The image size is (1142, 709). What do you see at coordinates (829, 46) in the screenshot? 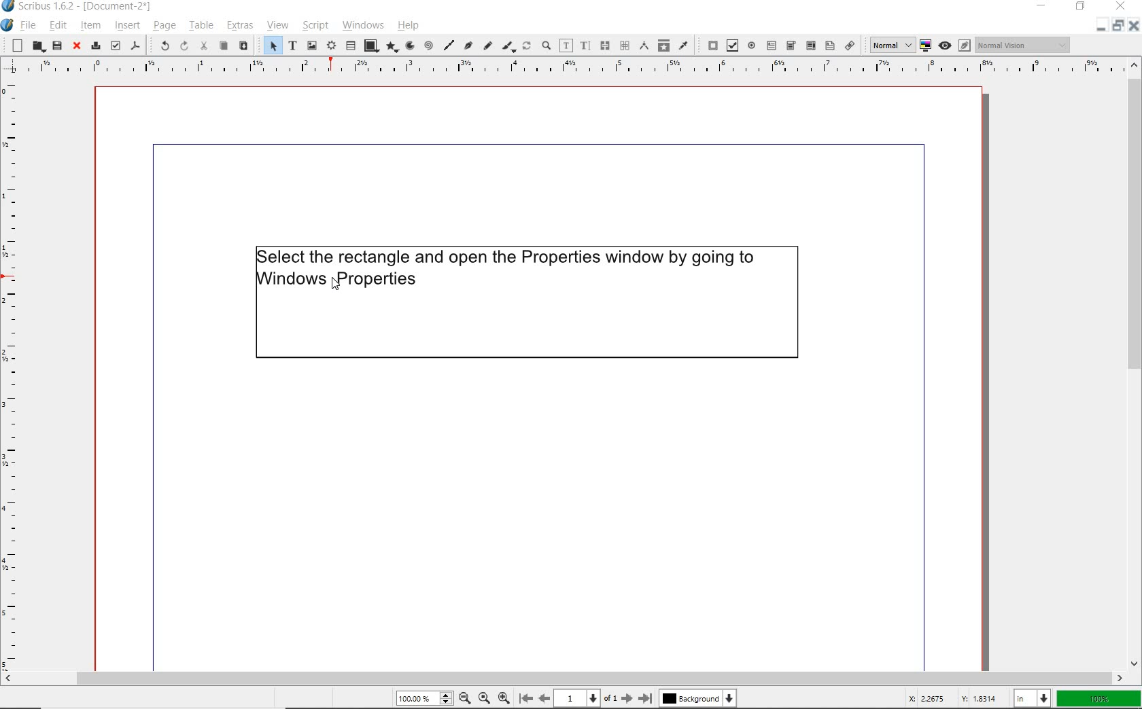
I see `Text annotation` at bounding box center [829, 46].